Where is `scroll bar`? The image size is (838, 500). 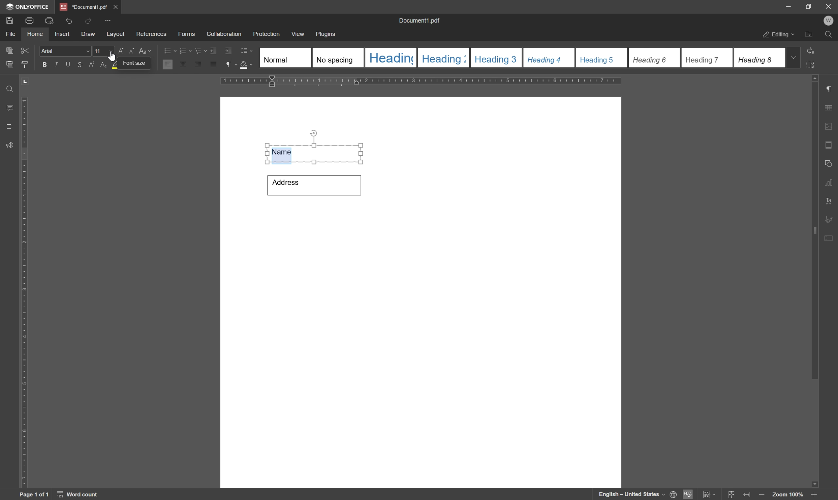 scroll bar is located at coordinates (815, 226).